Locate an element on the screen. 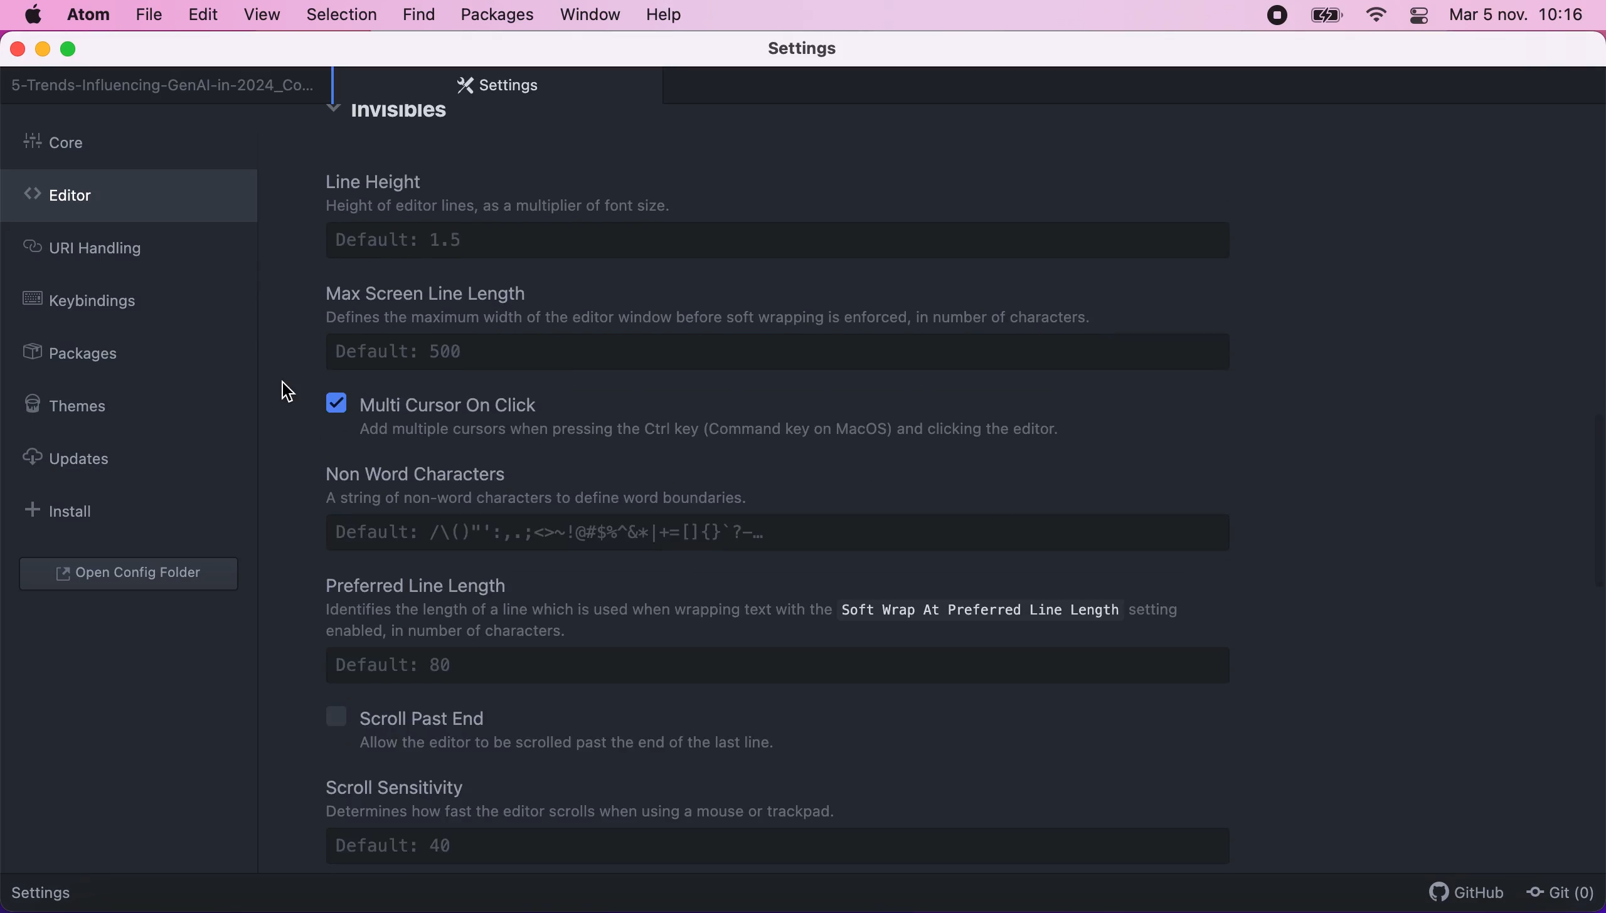 The height and width of the screenshot is (913, 1606). settings is located at coordinates (51, 890).